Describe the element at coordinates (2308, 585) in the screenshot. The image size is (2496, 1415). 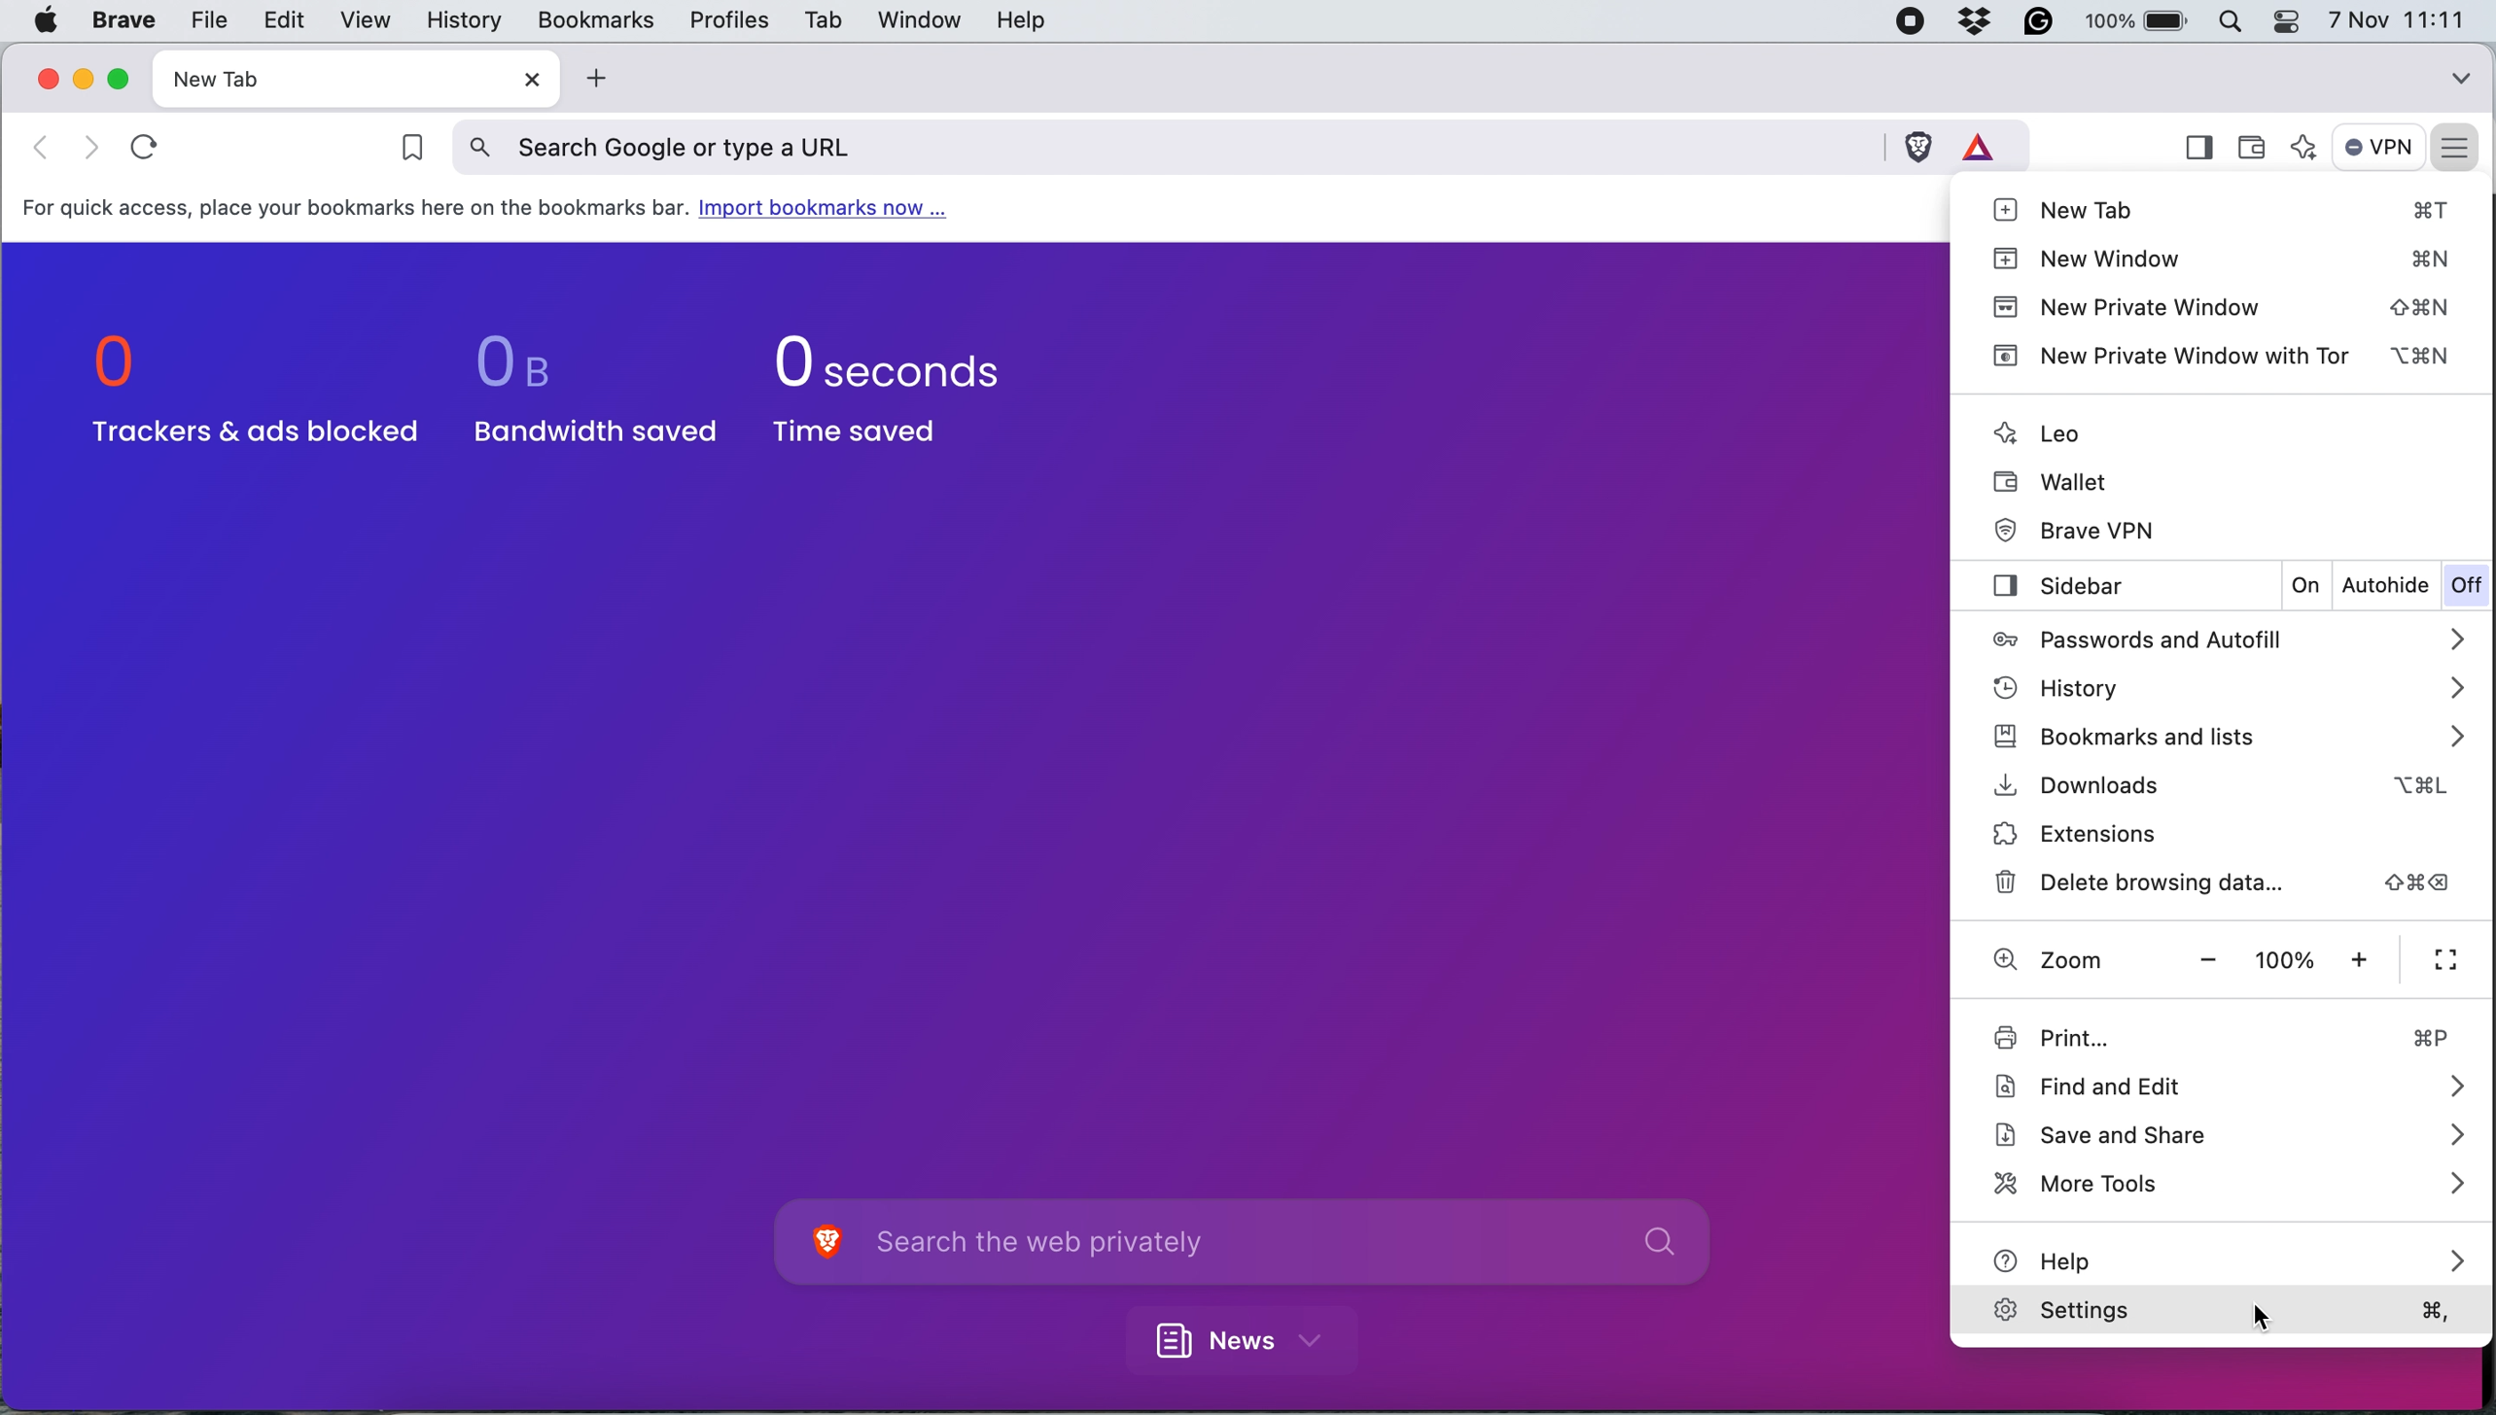
I see `on` at that location.